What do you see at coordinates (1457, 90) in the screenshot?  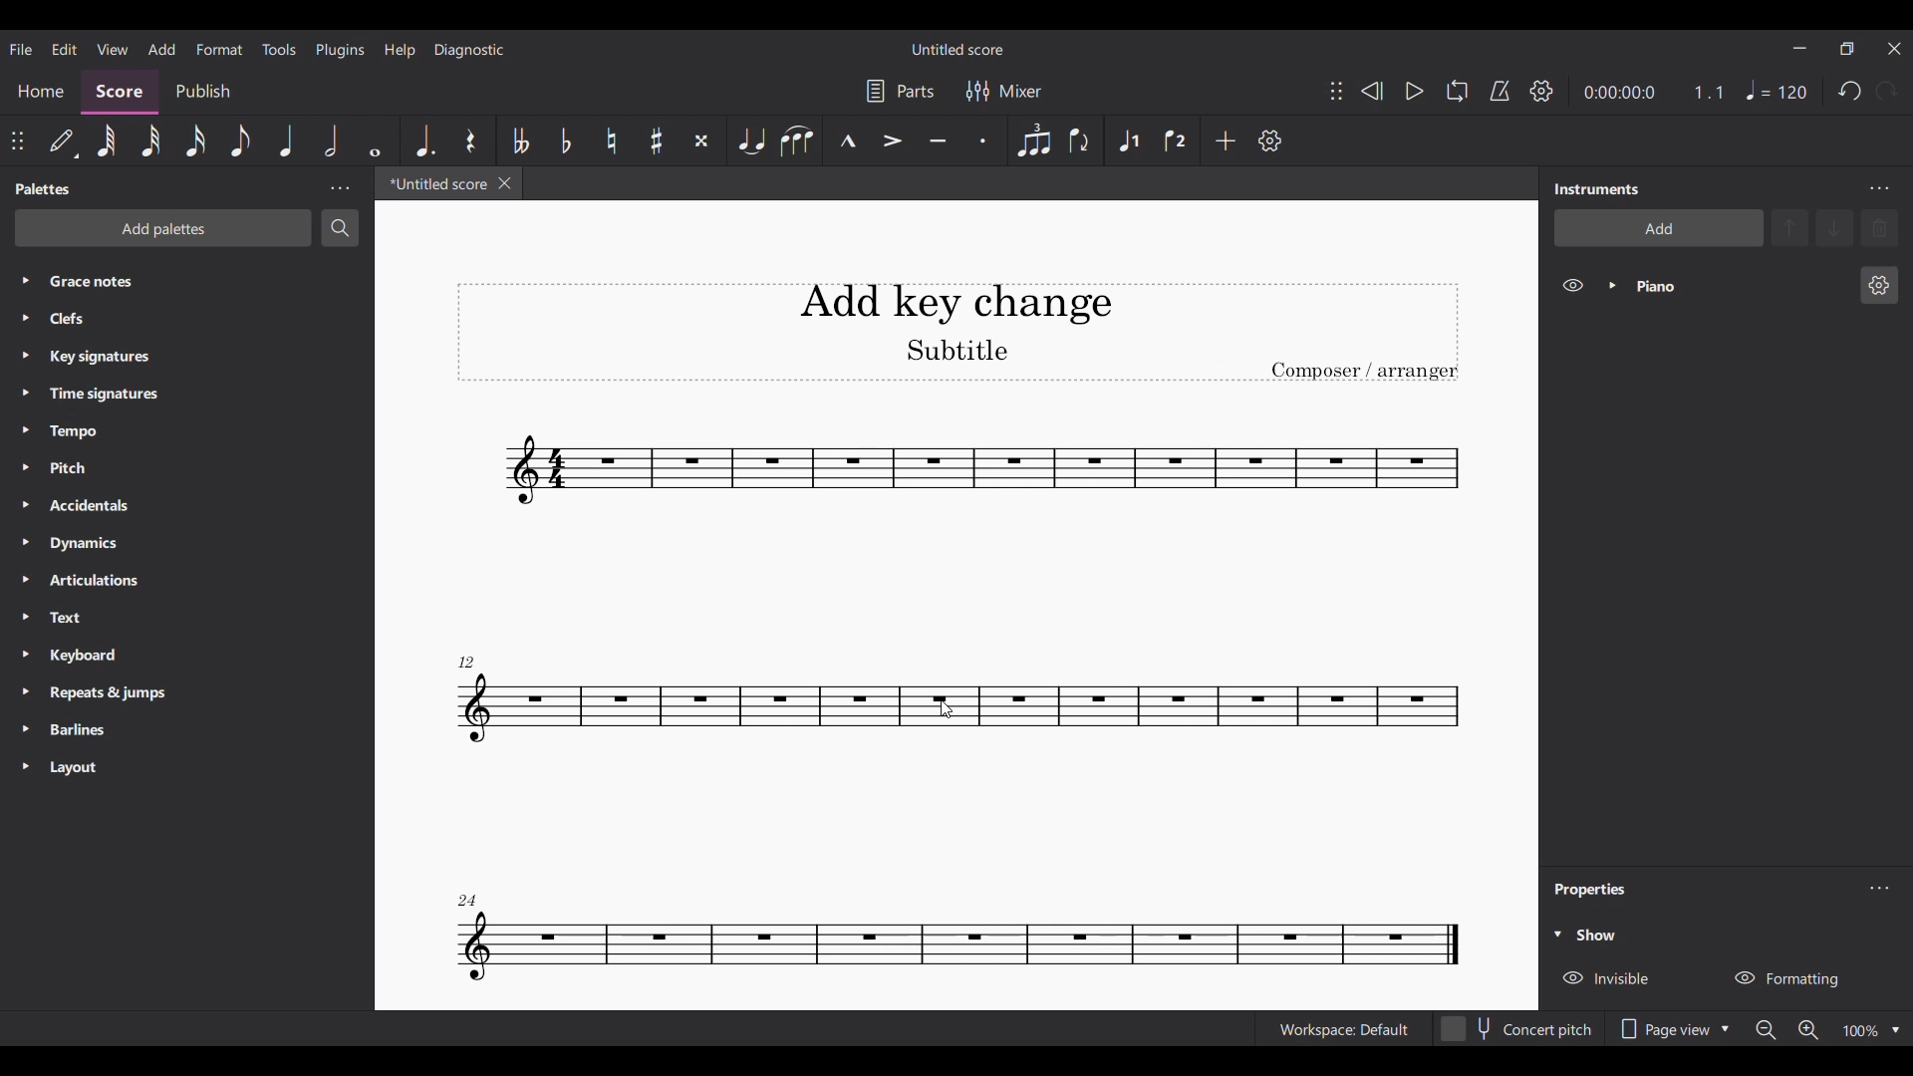 I see `Loop playback ` at bounding box center [1457, 90].